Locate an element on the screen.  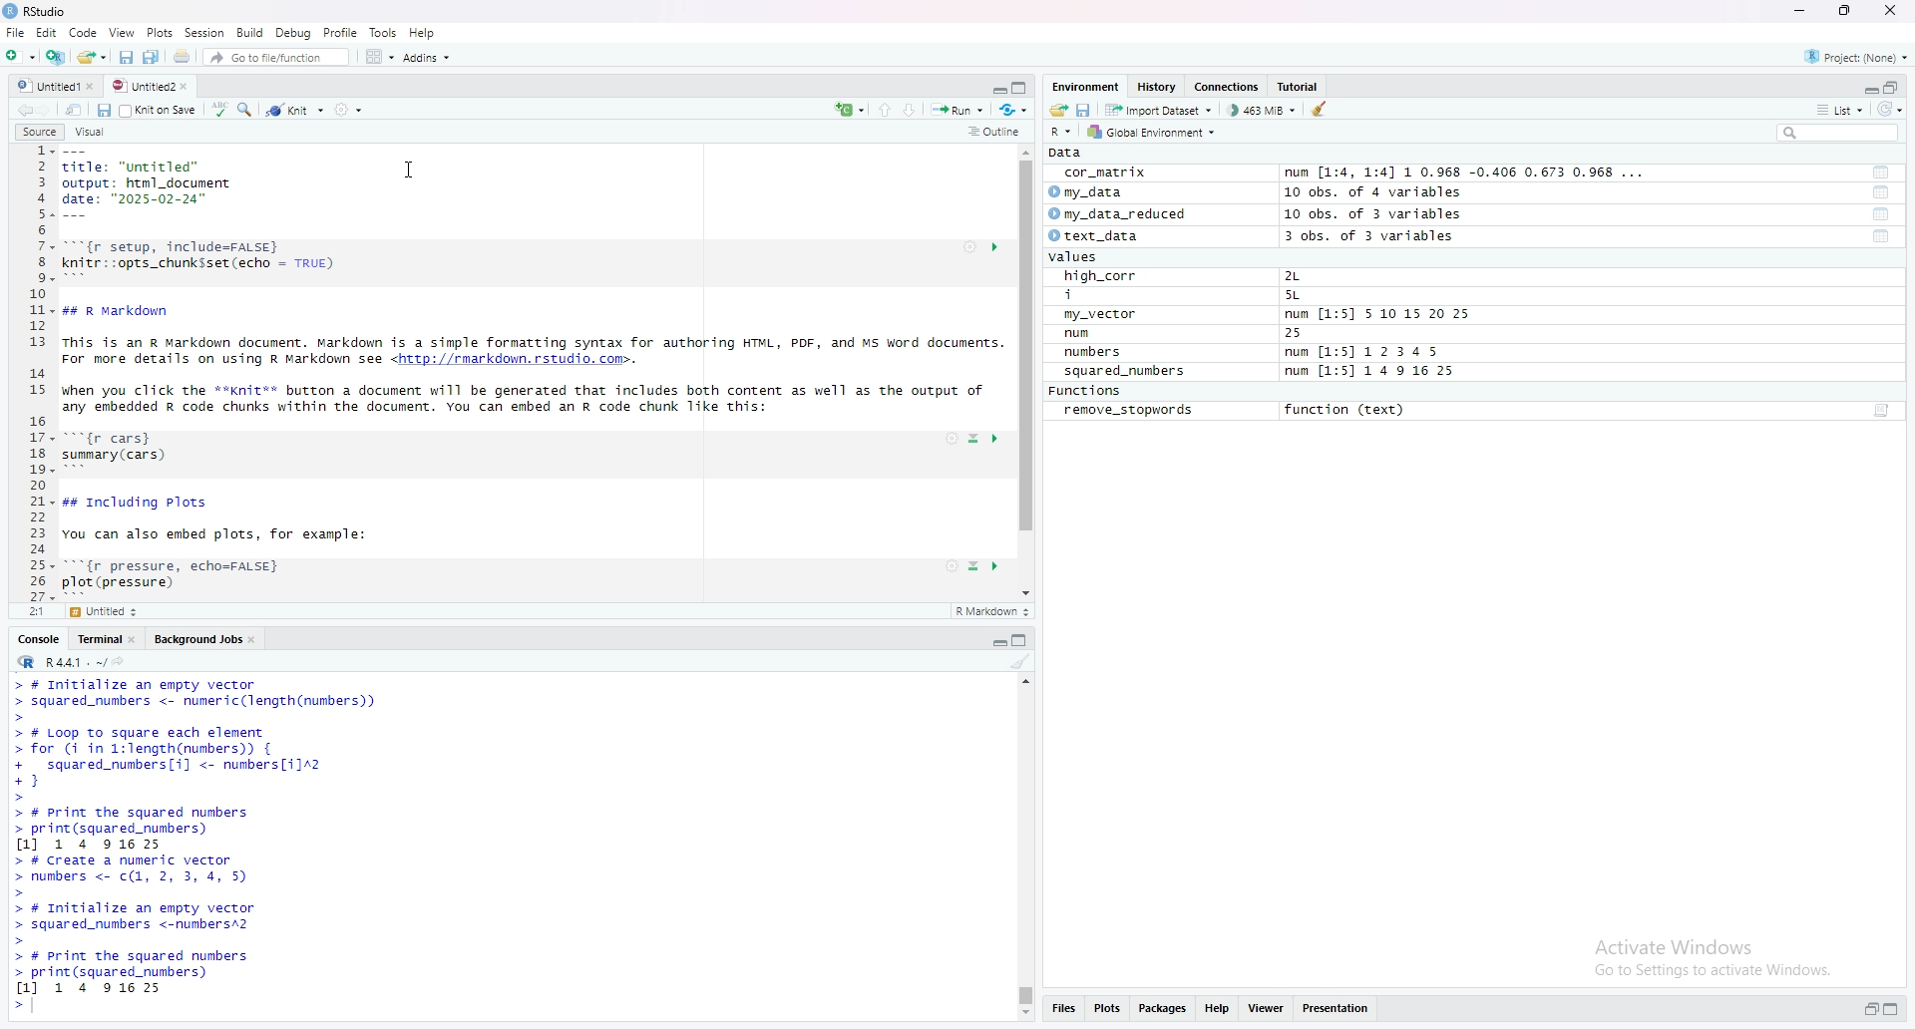
Code is located at coordinates (82, 33).